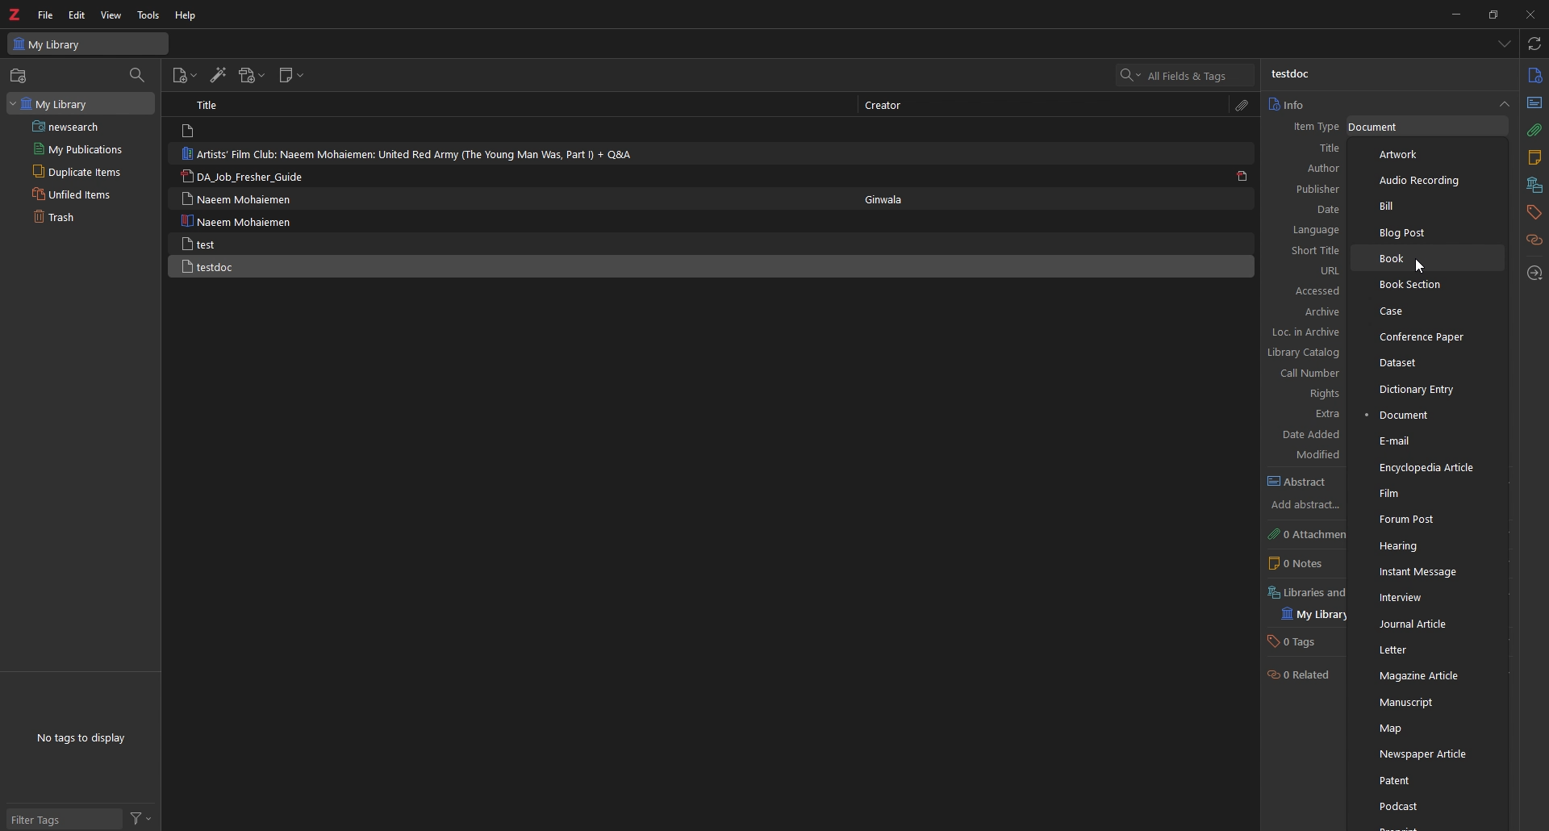 The height and width of the screenshot is (831, 1549). Describe the element at coordinates (1320, 210) in the screenshot. I see `Date` at that location.